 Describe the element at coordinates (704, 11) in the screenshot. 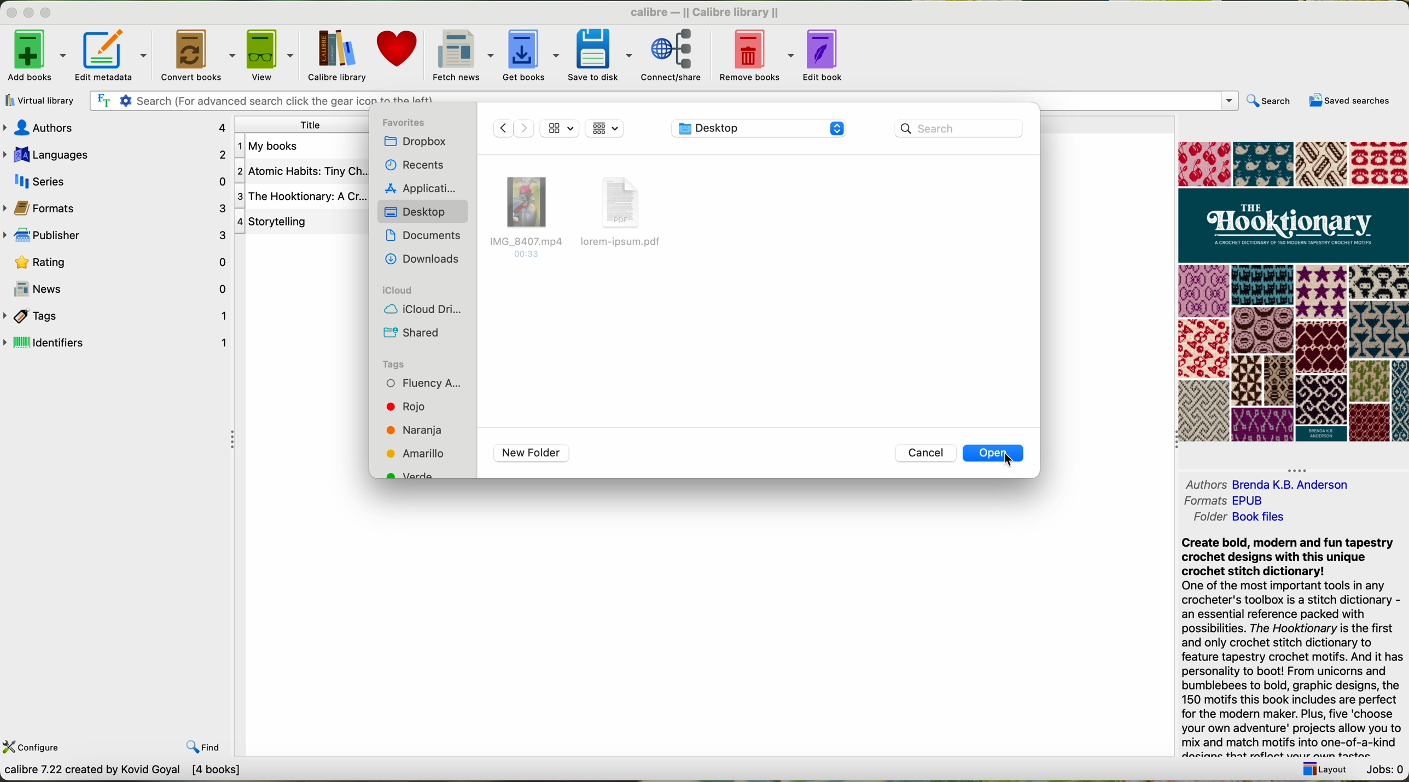

I see `Calibre library` at that location.